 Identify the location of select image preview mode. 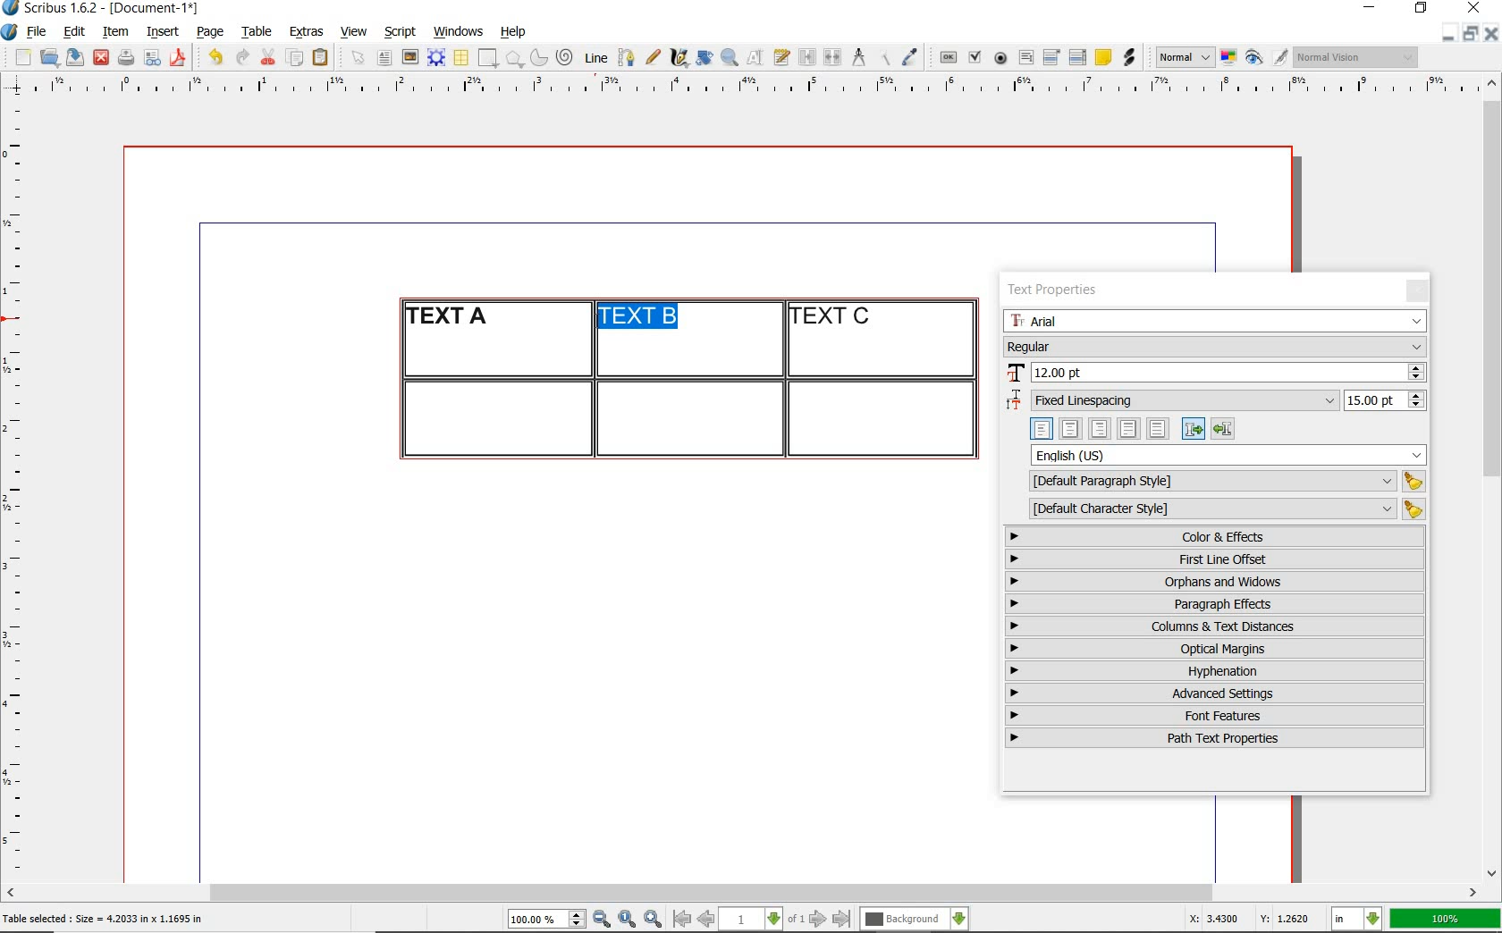
(1184, 58).